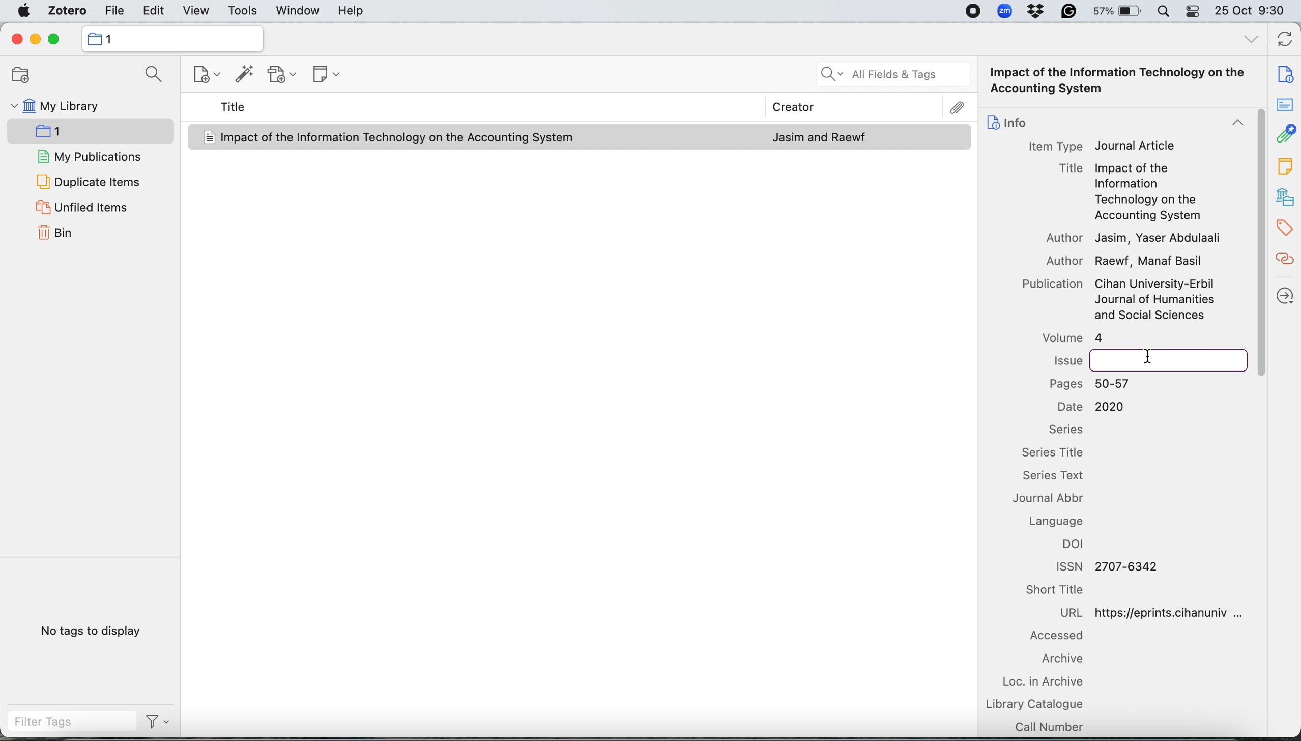  What do you see at coordinates (79, 107) in the screenshot?
I see `my library` at bounding box center [79, 107].